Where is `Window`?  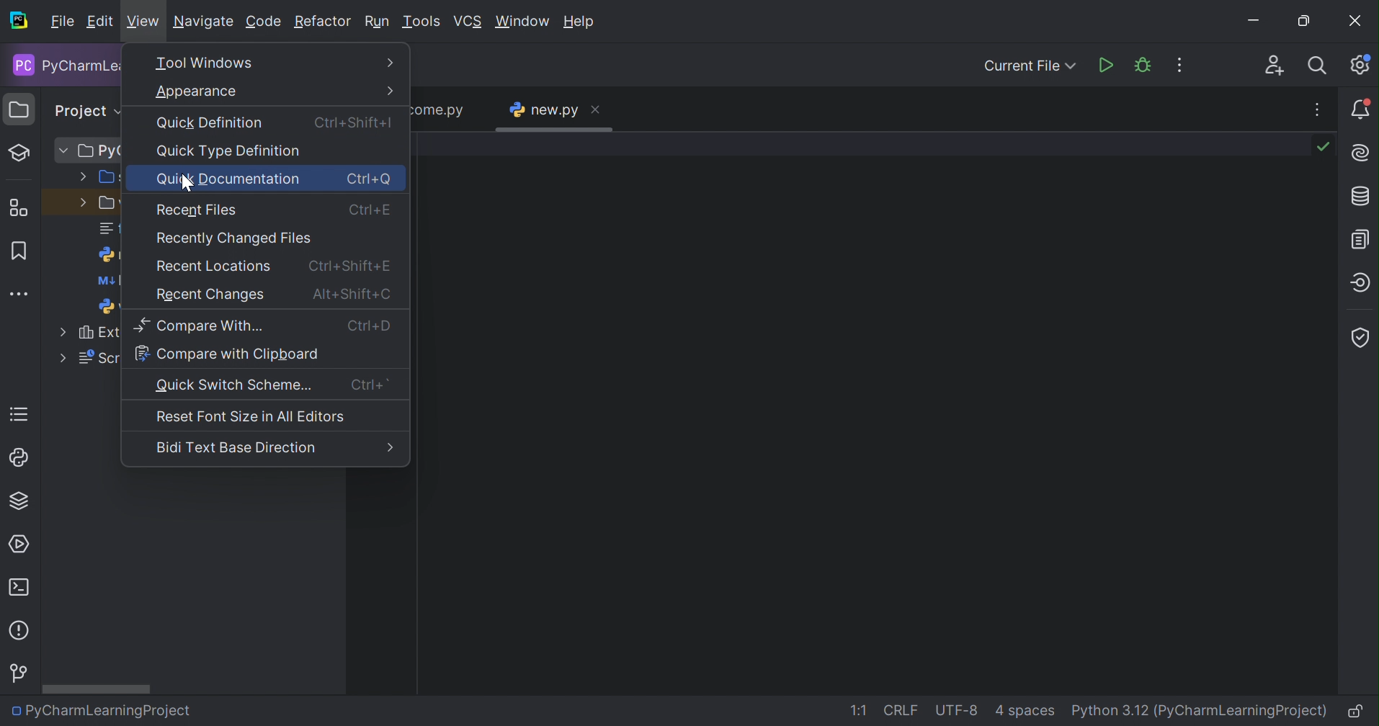 Window is located at coordinates (522, 20).